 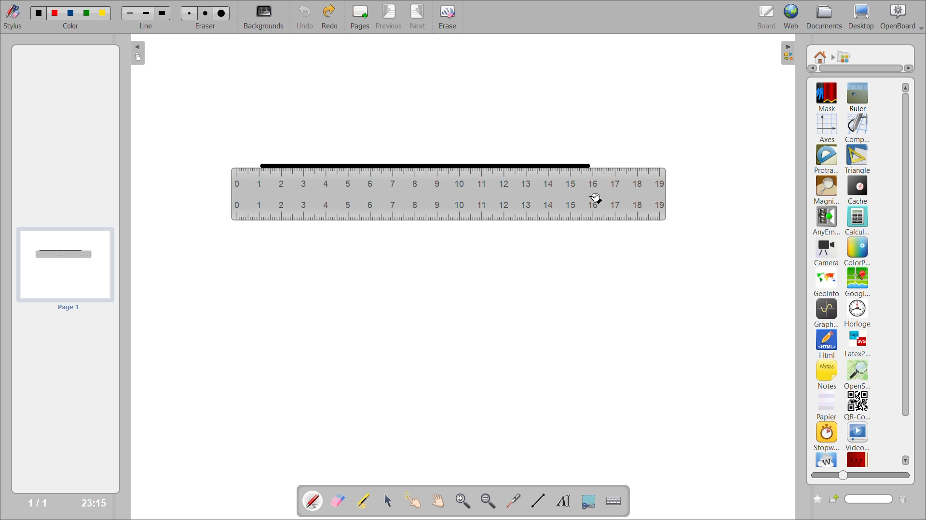 What do you see at coordinates (131, 14) in the screenshot?
I see `line 1` at bounding box center [131, 14].